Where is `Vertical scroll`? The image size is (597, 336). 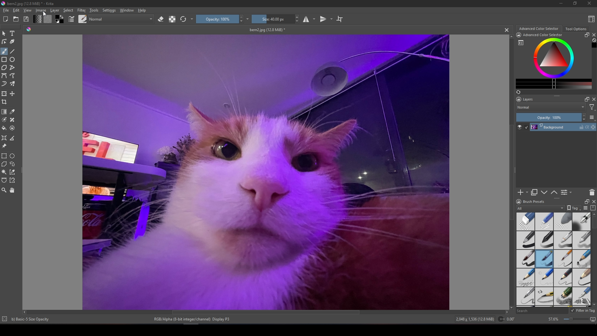 Vertical scroll is located at coordinates (511, 172).